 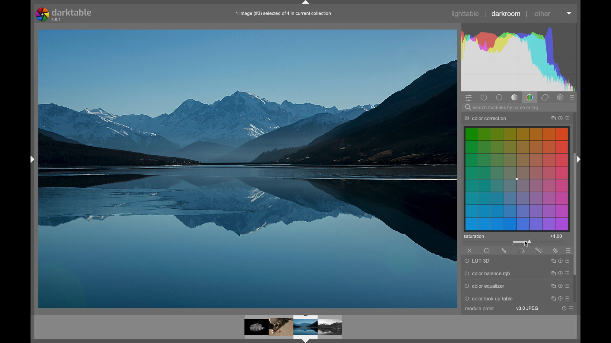 I want to click on base, so click(x=500, y=98).